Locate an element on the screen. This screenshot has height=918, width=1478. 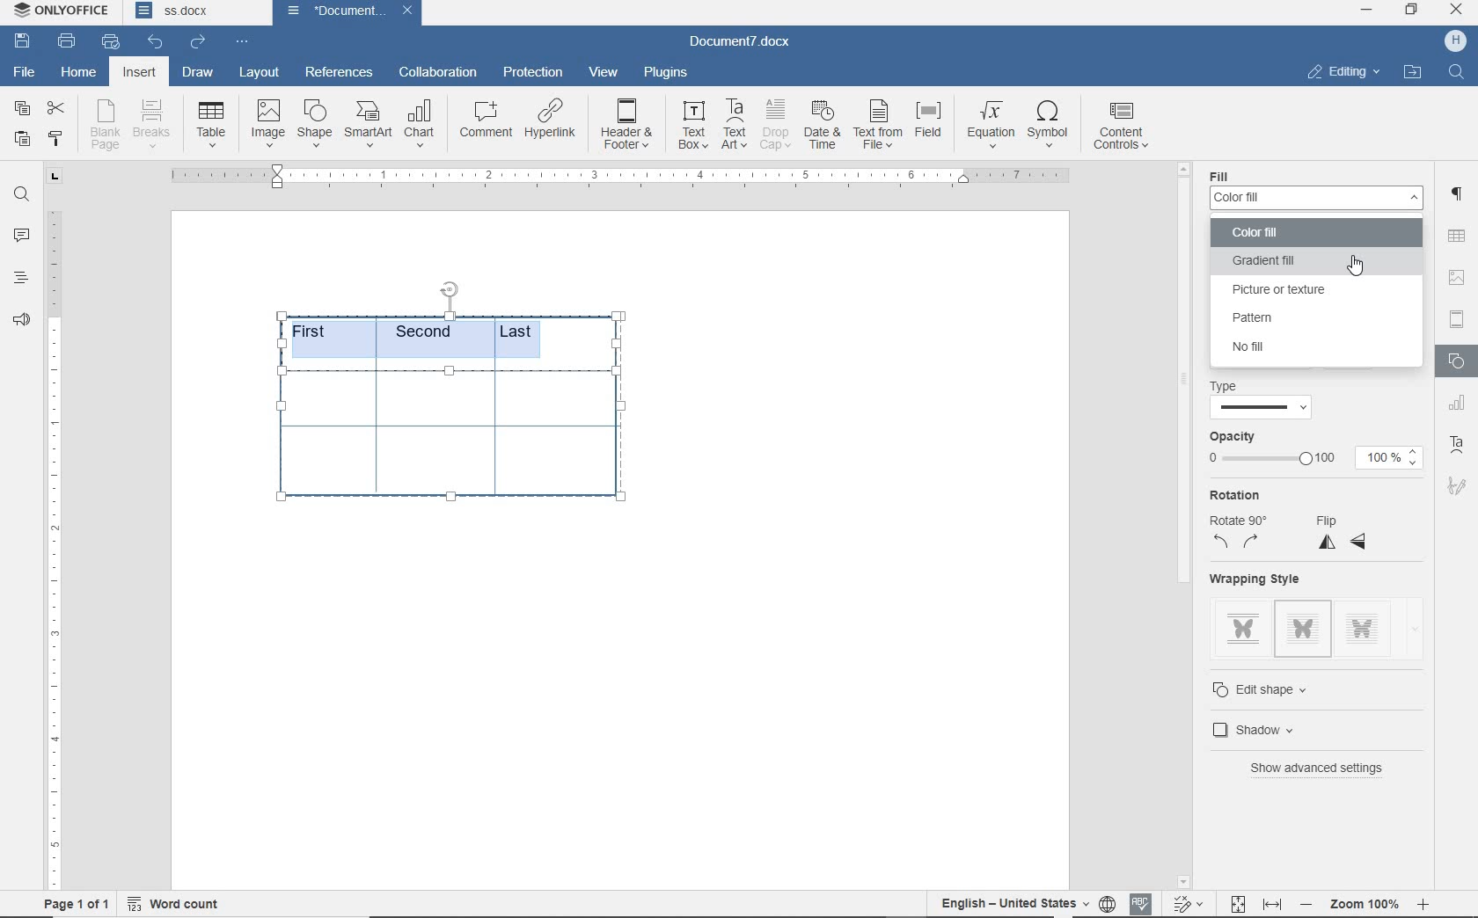
fill is located at coordinates (1228, 176).